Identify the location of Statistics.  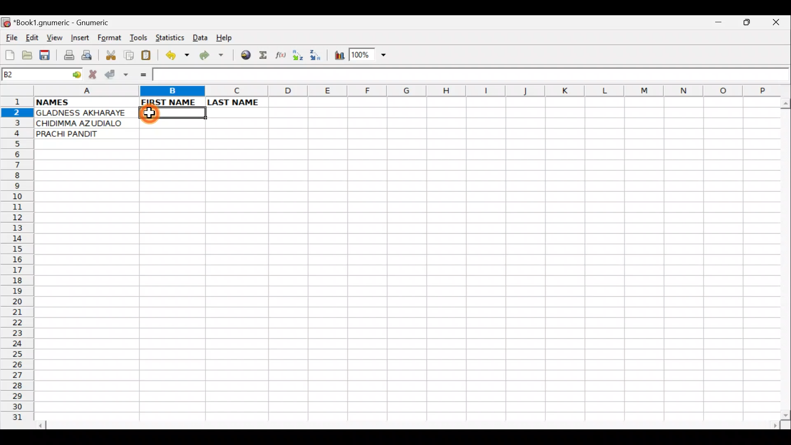
(171, 37).